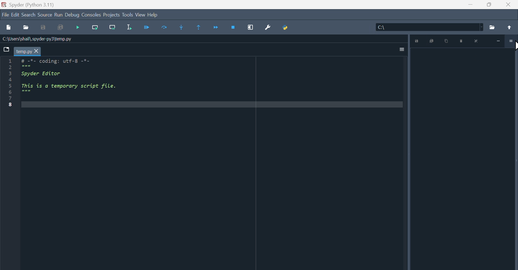  What do you see at coordinates (59, 27) in the screenshot?
I see `save all` at bounding box center [59, 27].